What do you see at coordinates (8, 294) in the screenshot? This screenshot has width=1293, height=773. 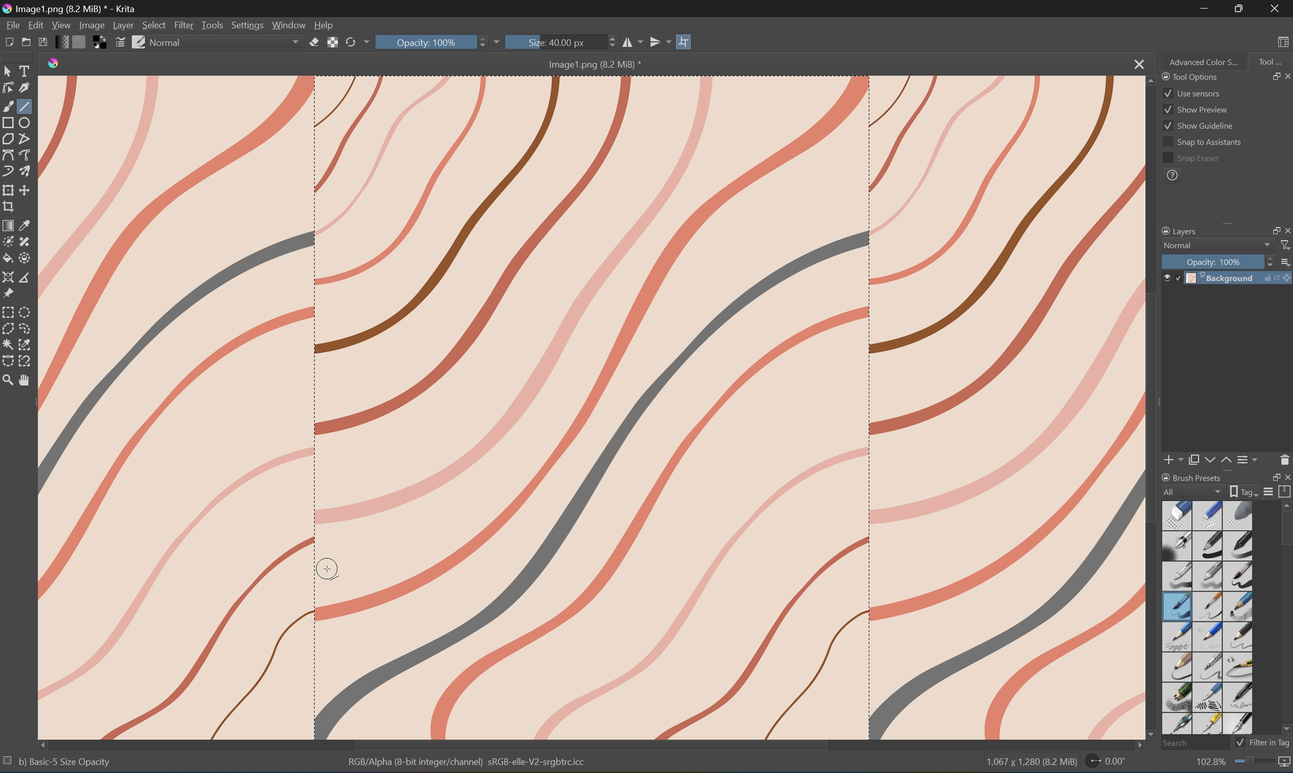 I see `Reference images tool` at bounding box center [8, 294].